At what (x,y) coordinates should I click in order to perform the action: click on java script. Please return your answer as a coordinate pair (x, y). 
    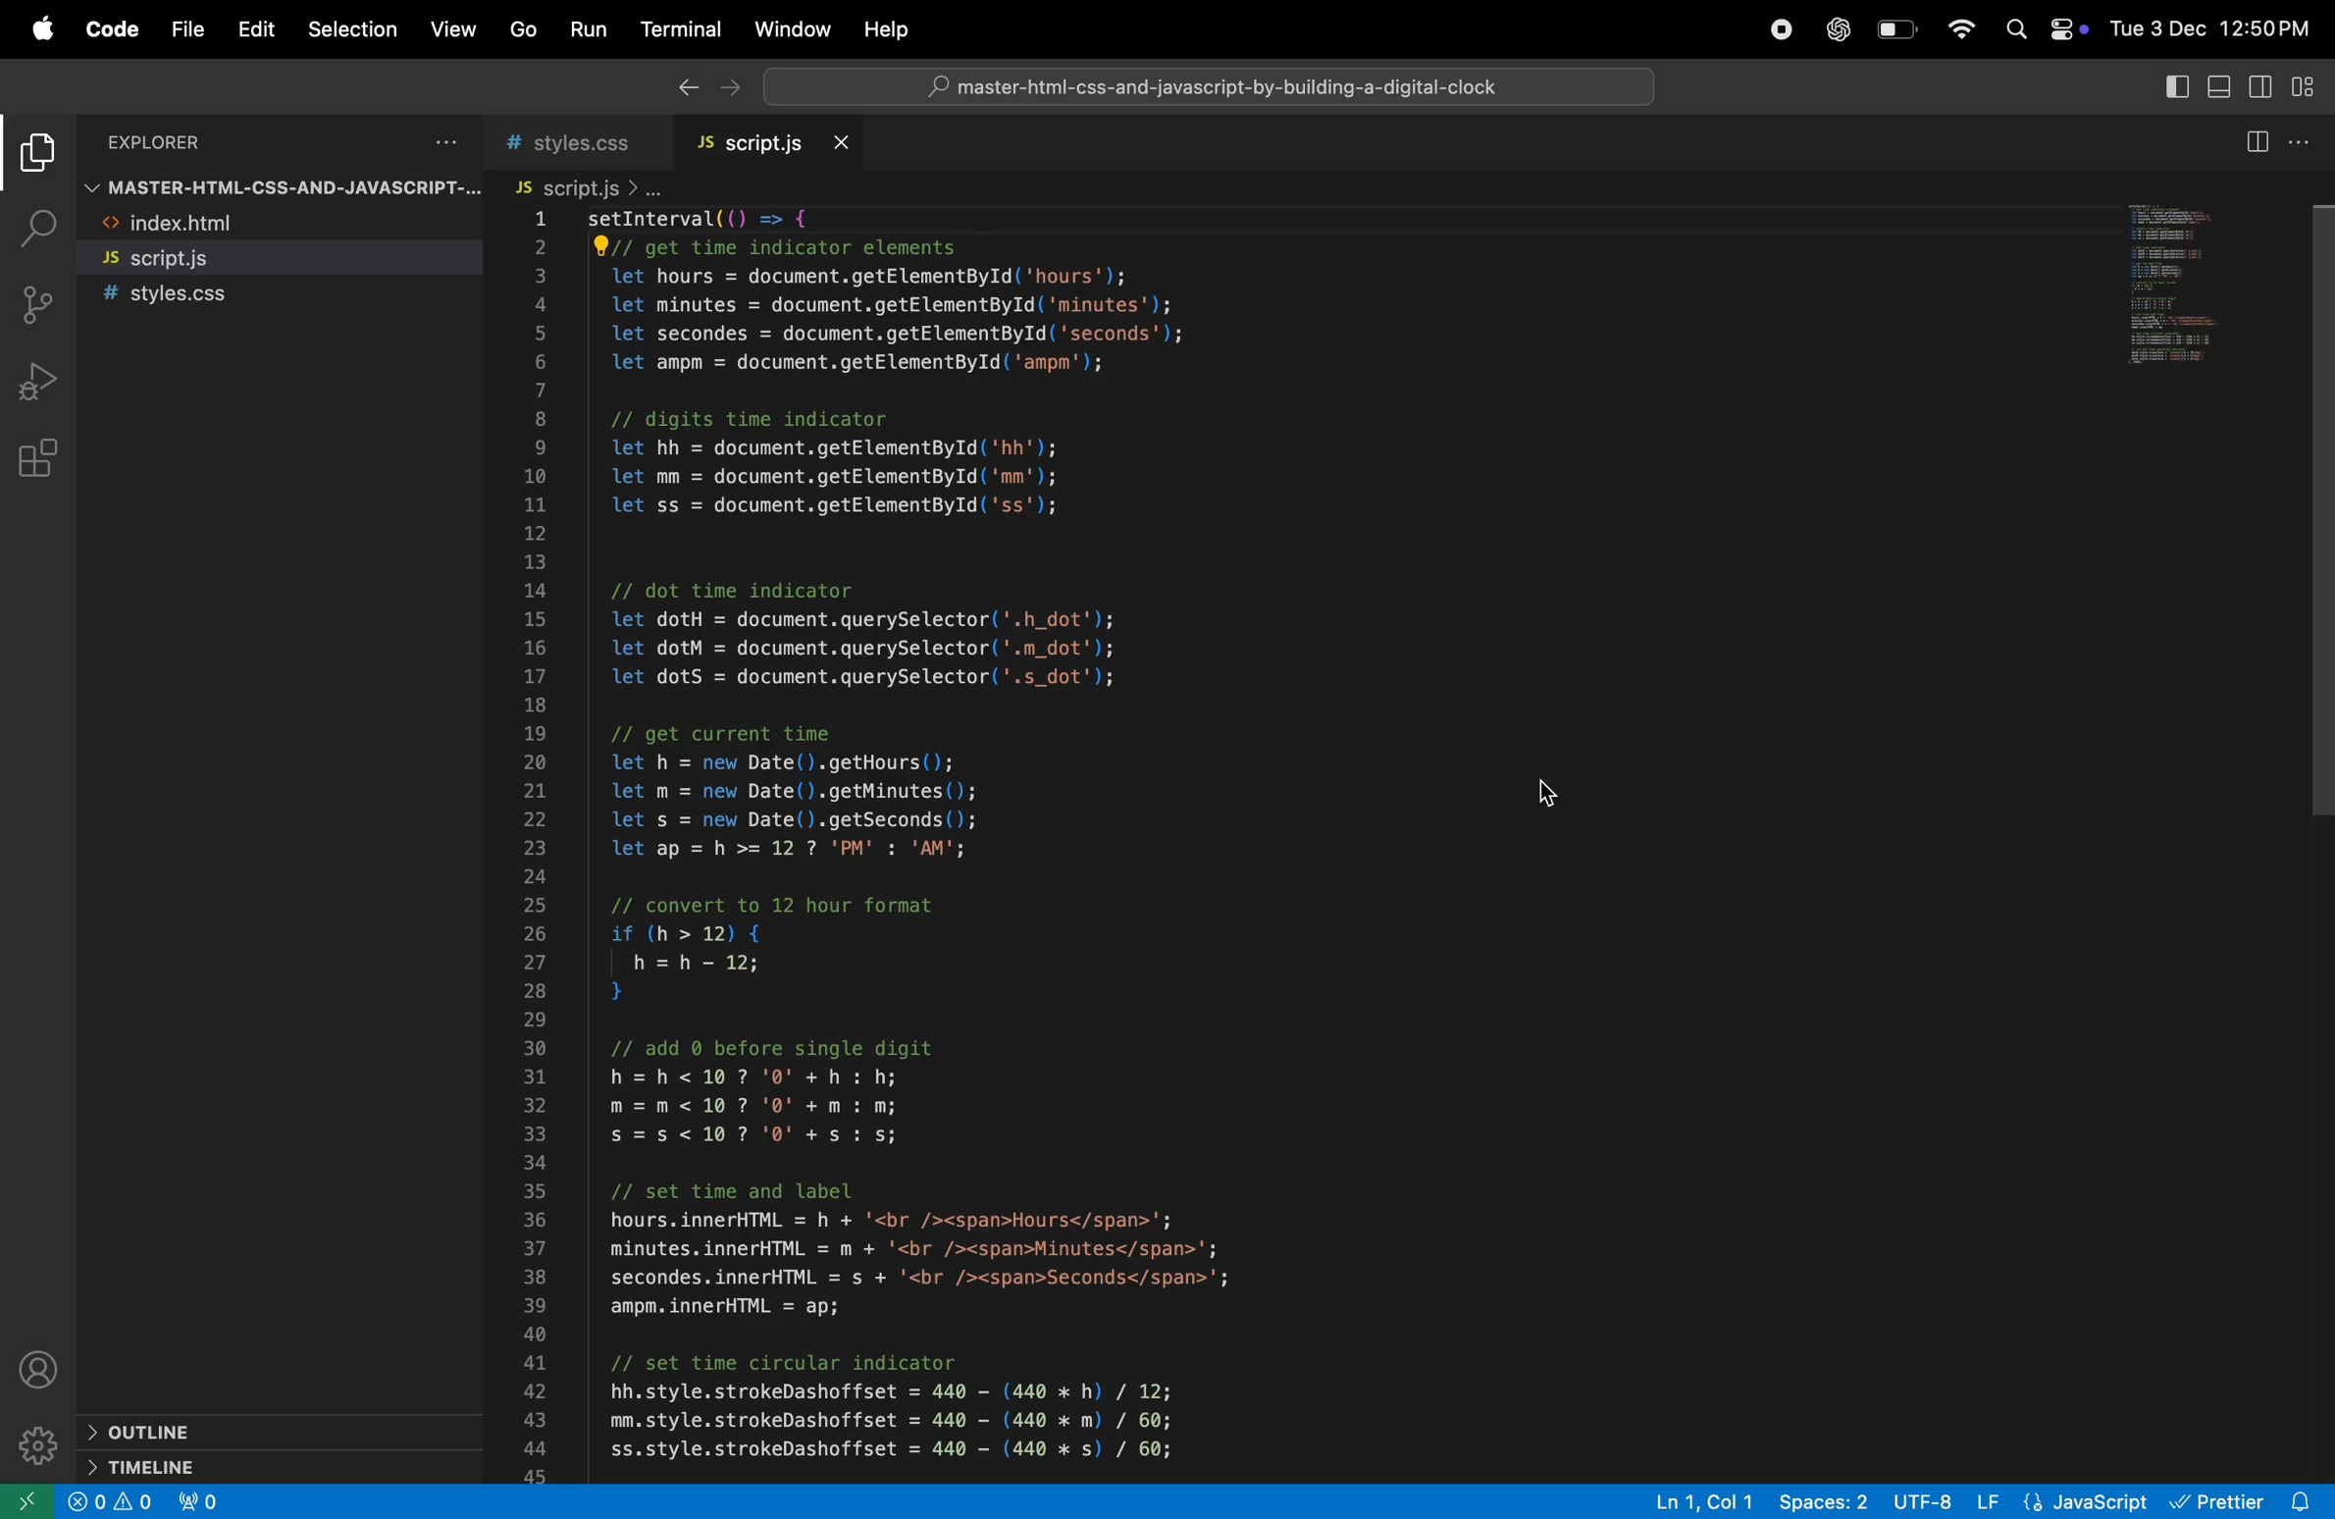
    Looking at the image, I should click on (2061, 1500).